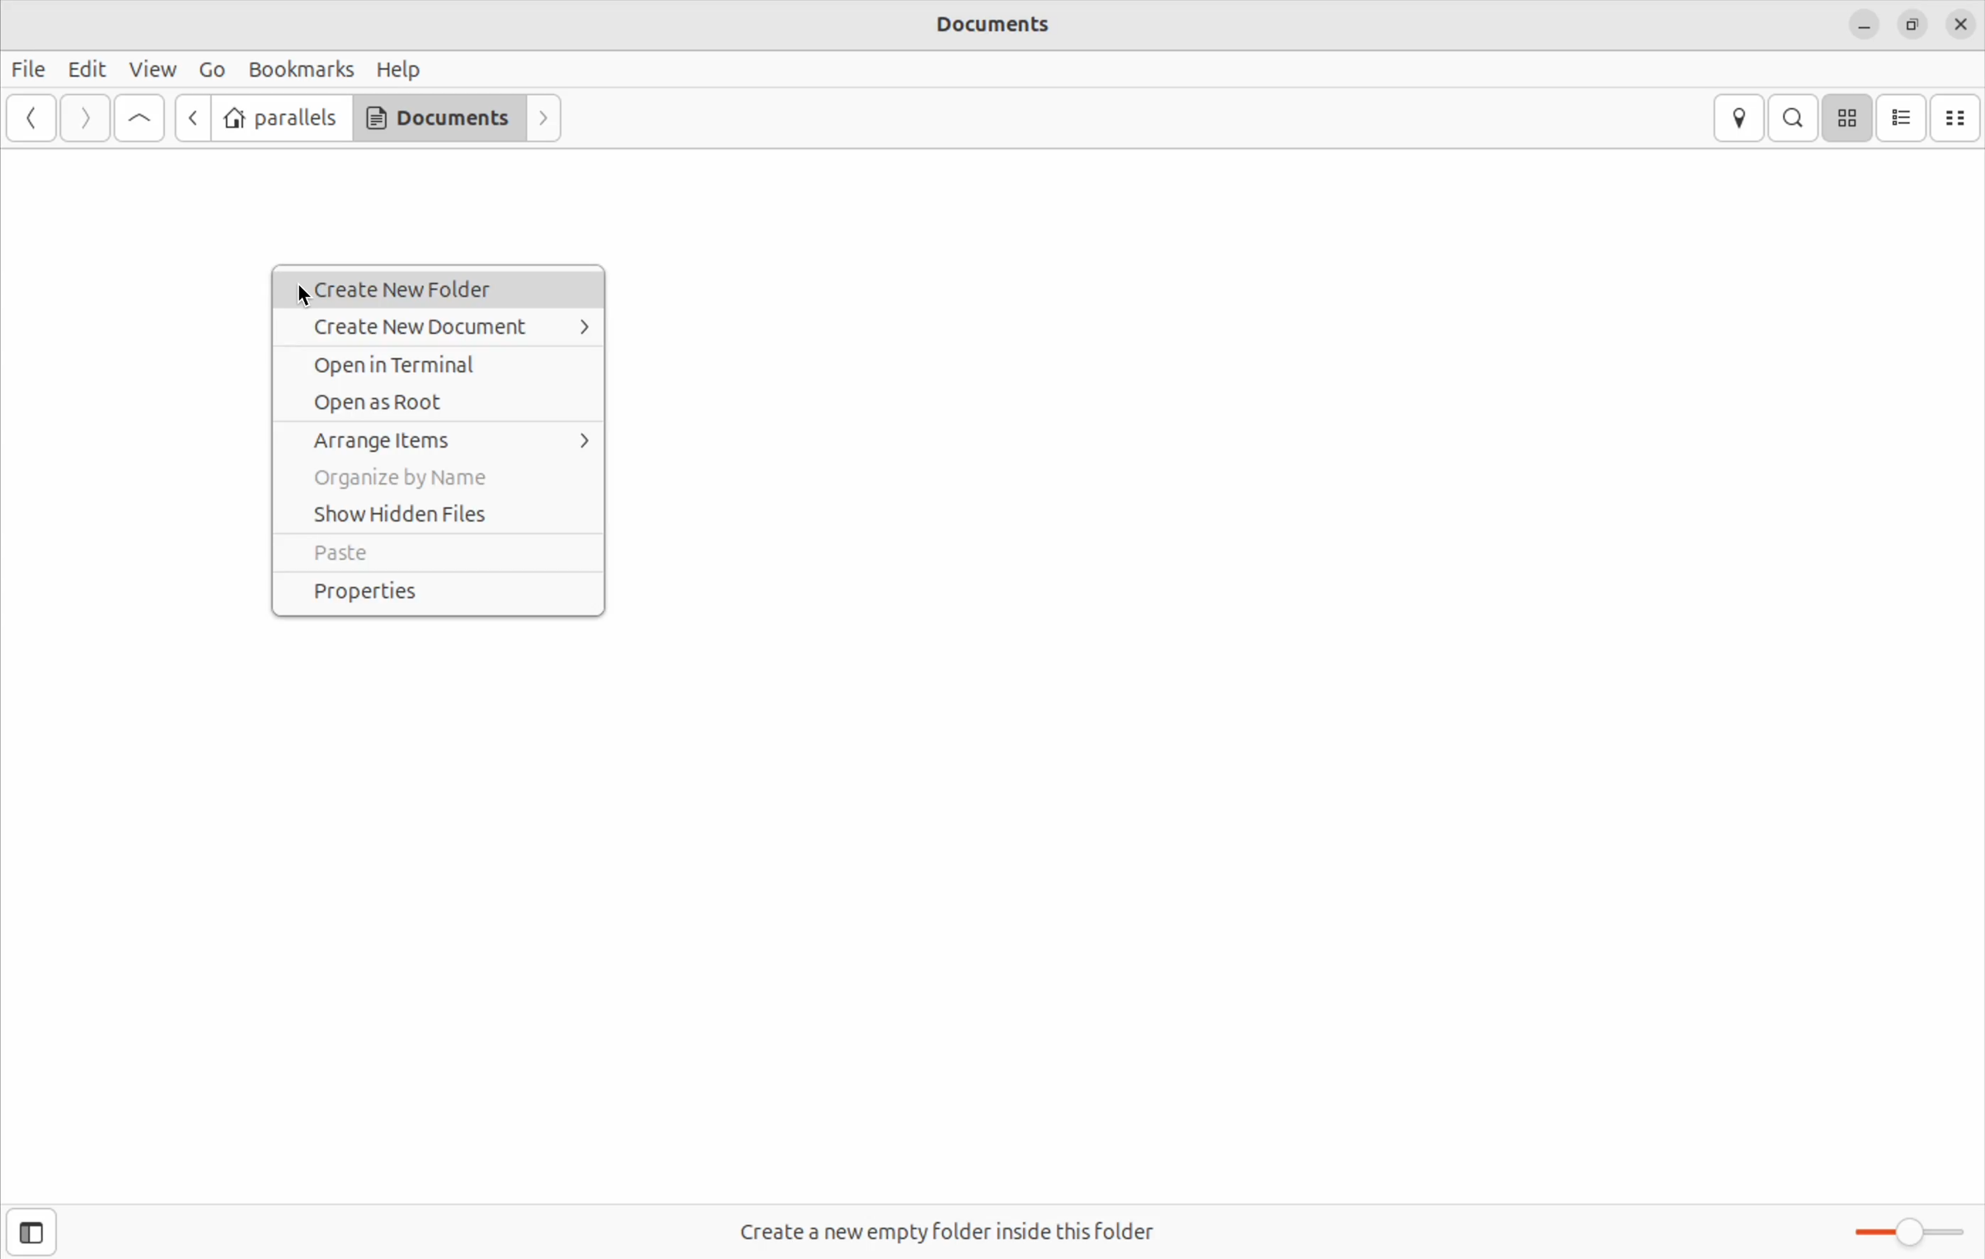  I want to click on location, so click(1739, 118).